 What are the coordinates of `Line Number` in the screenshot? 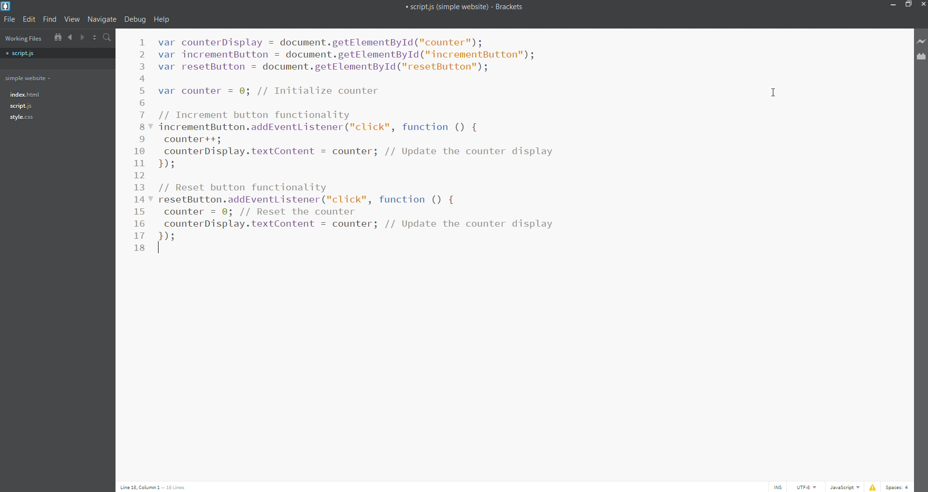 It's located at (141, 145).